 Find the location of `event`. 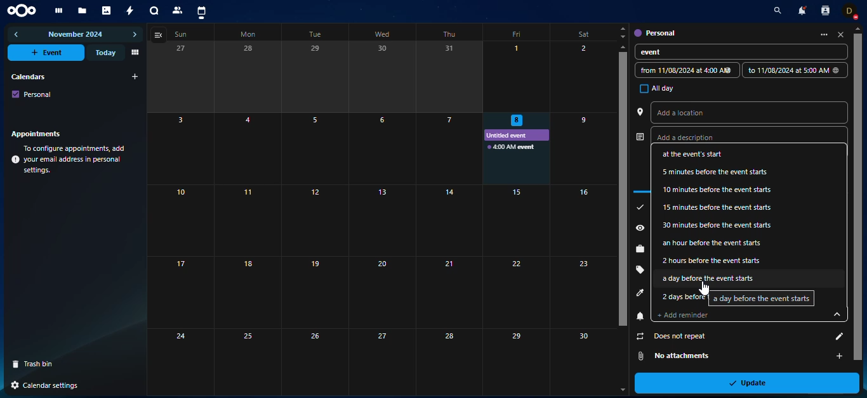

event is located at coordinates (663, 53).